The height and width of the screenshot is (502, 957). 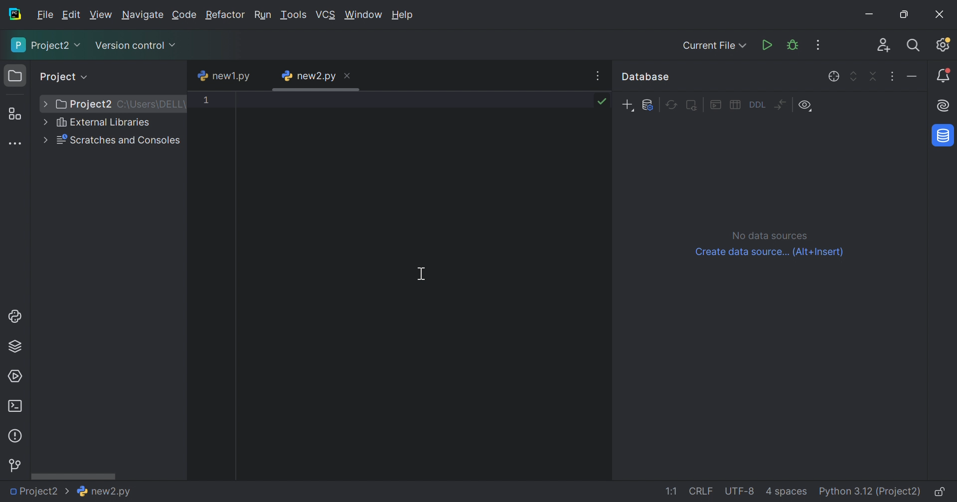 What do you see at coordinates (692, 105) in the screenshot?
I see `Deactivate` at bounding box center [692, 105].